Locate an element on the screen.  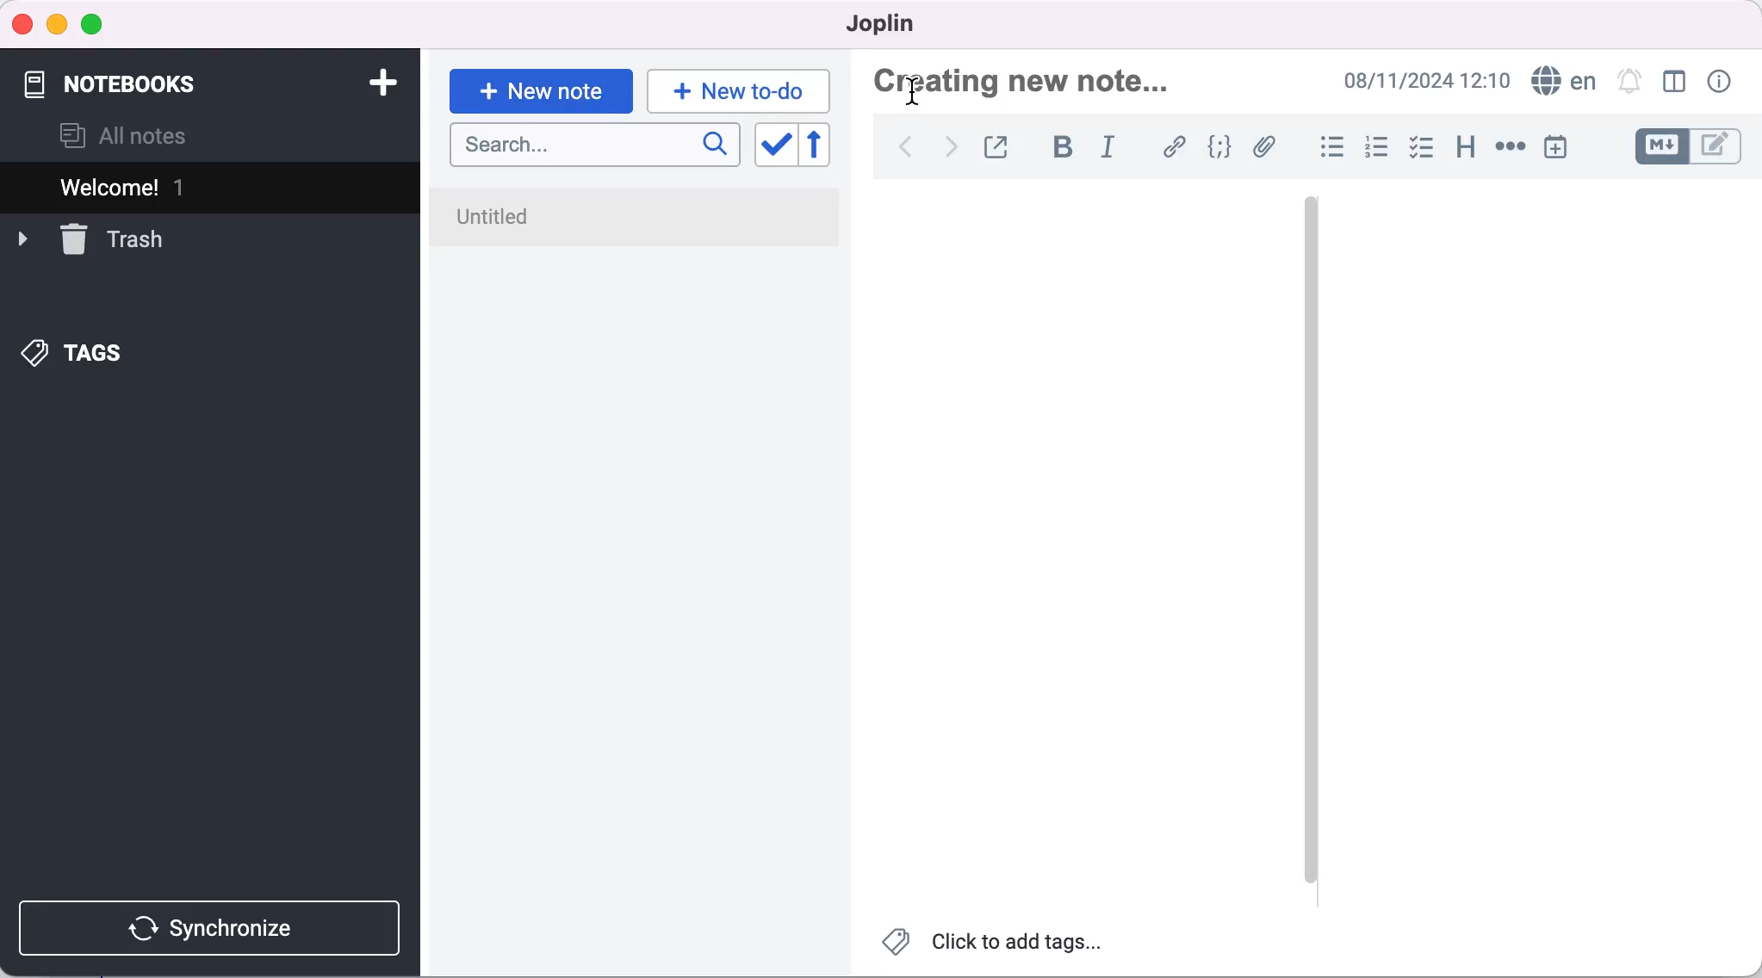
insert time is located at coordinates (1566, 146).